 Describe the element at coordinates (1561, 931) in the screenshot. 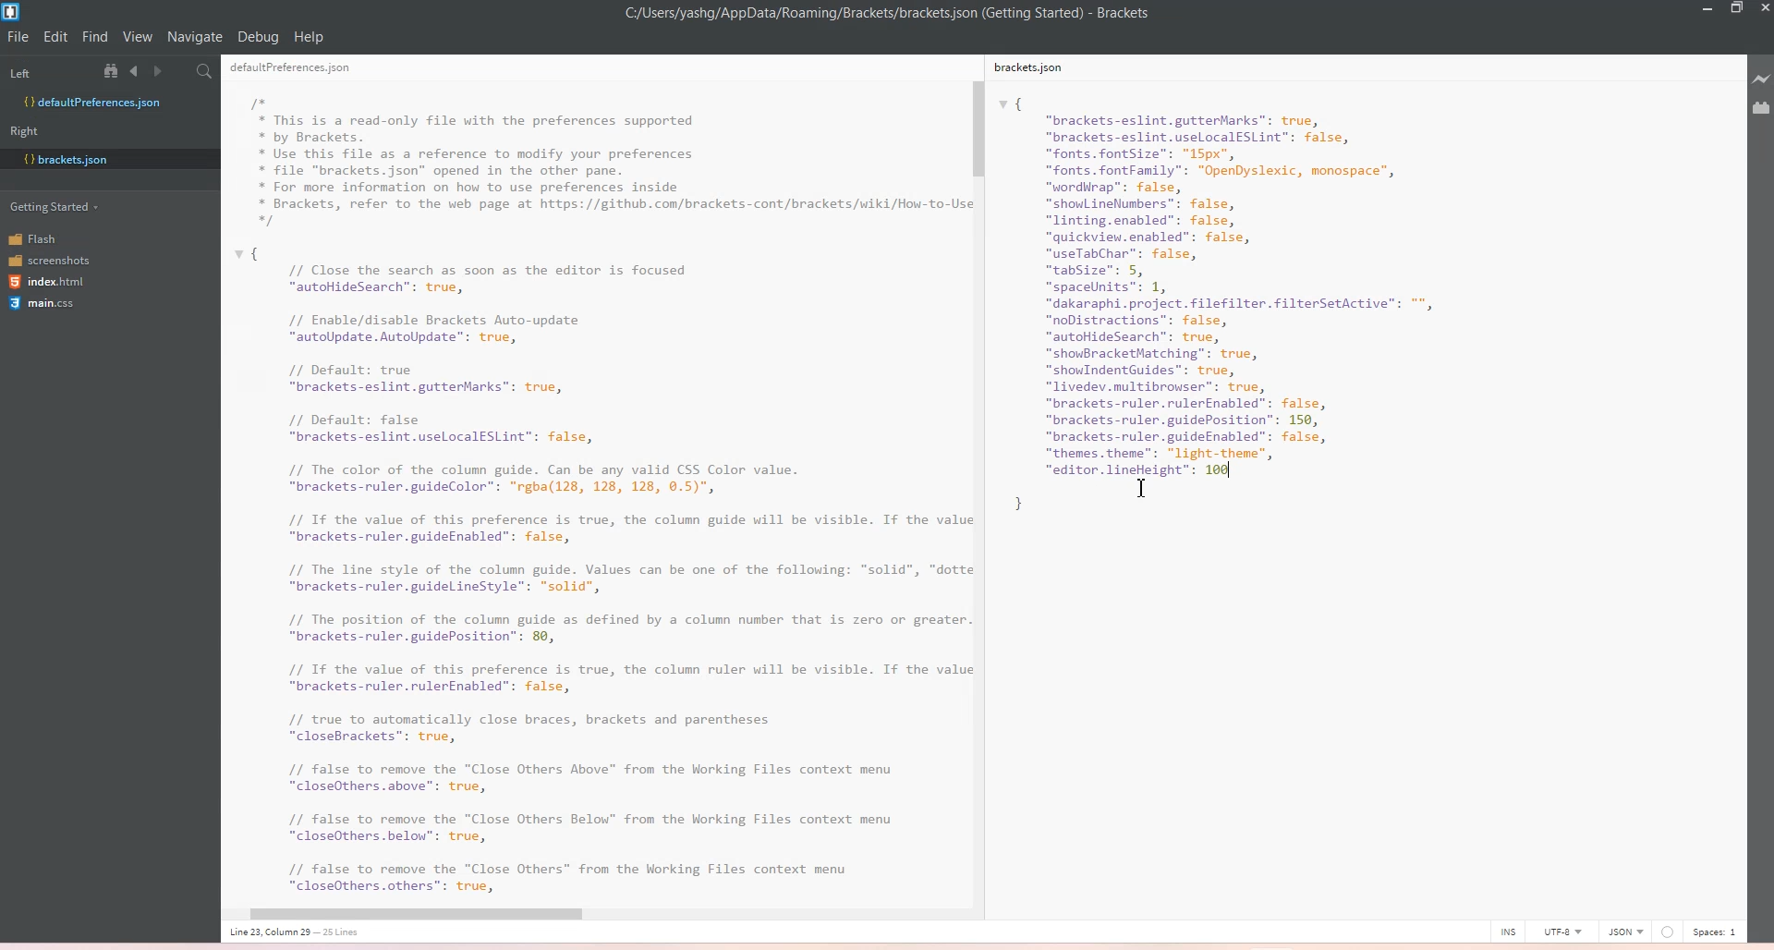

I see `UTF-8` at that location.